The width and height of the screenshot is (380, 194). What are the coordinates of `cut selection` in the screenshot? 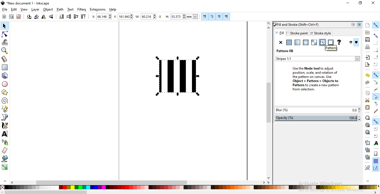 It's located at (367, 100).